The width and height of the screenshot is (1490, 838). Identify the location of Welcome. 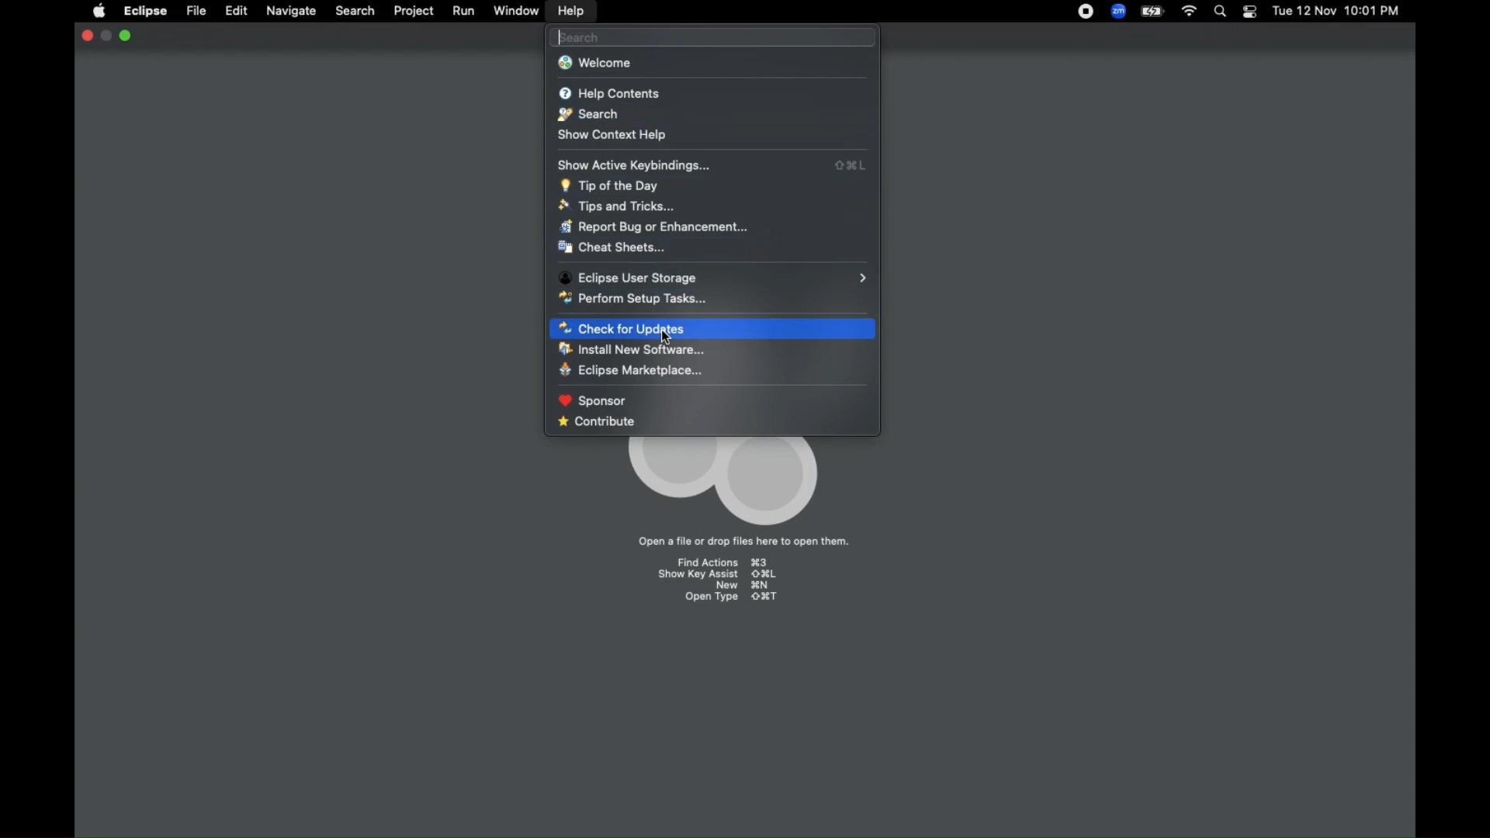
(712, 64).